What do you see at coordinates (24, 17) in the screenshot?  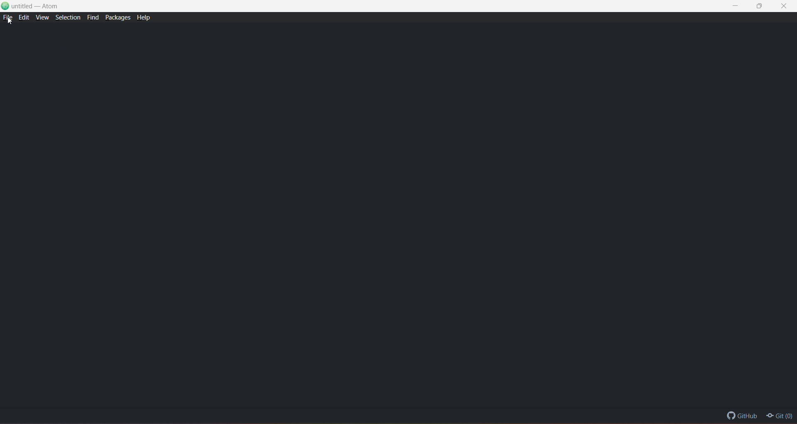 I see `Edit` at bounding box center [24, 17].